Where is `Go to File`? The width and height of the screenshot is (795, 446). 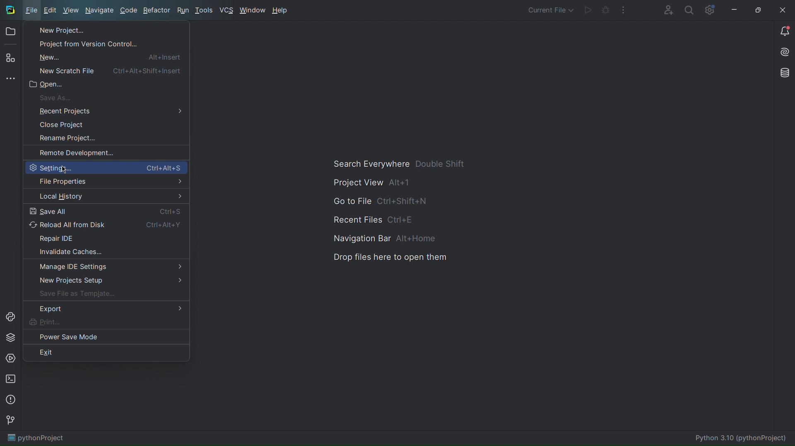
Go to File is located at coordinates (381, 201).